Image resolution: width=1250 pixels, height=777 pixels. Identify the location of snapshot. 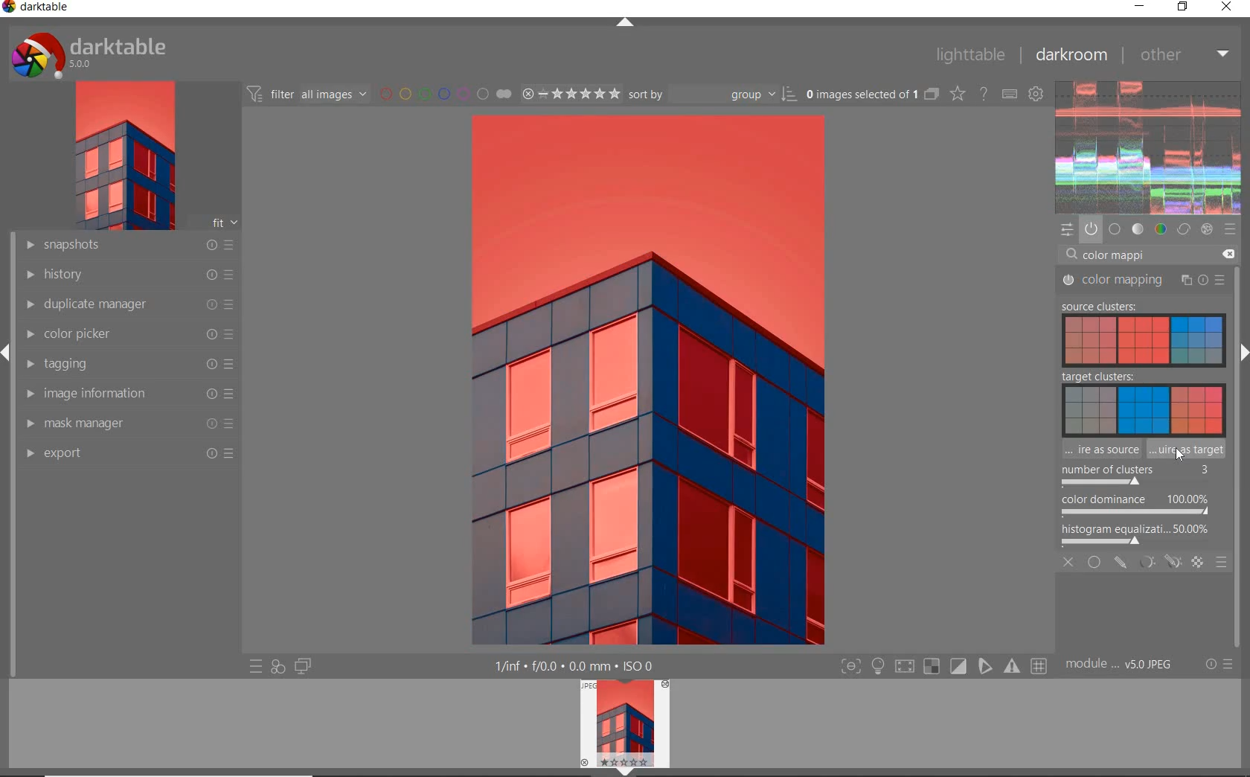
(130, 246).